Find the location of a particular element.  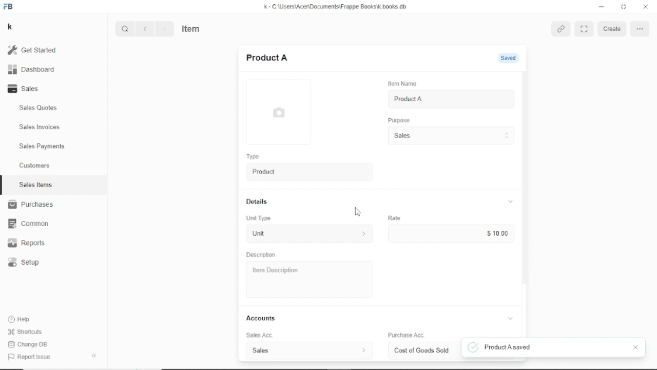

Item Description is located at coordinates (273, 270).